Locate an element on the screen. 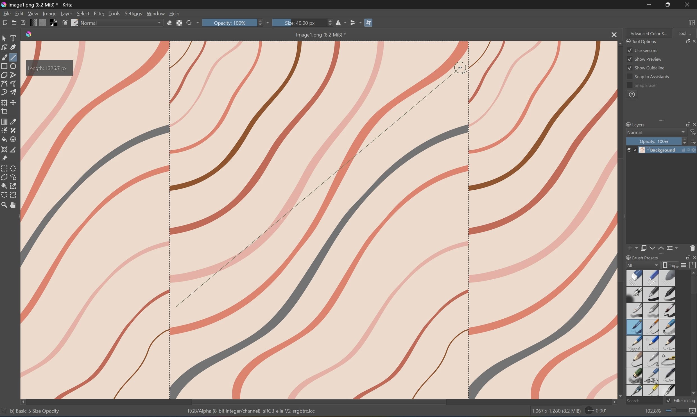 The height and width of the screenshot is (417, 697). Size: 40.00px is located at coordinates (299, 23).